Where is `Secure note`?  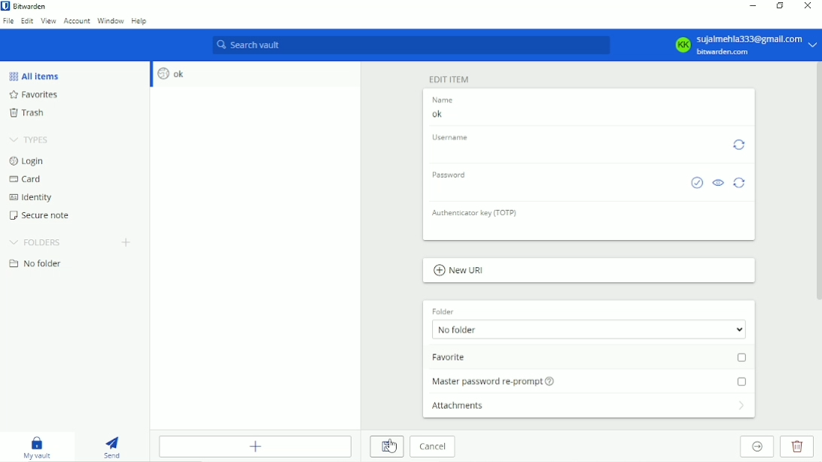
Secure note is located at coordinates (41, 215).